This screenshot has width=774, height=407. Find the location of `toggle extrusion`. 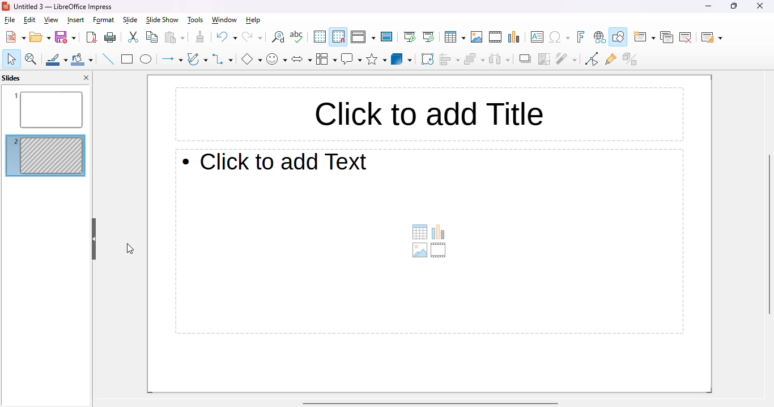

toggle extrusion is located at coordinates (630, 59).